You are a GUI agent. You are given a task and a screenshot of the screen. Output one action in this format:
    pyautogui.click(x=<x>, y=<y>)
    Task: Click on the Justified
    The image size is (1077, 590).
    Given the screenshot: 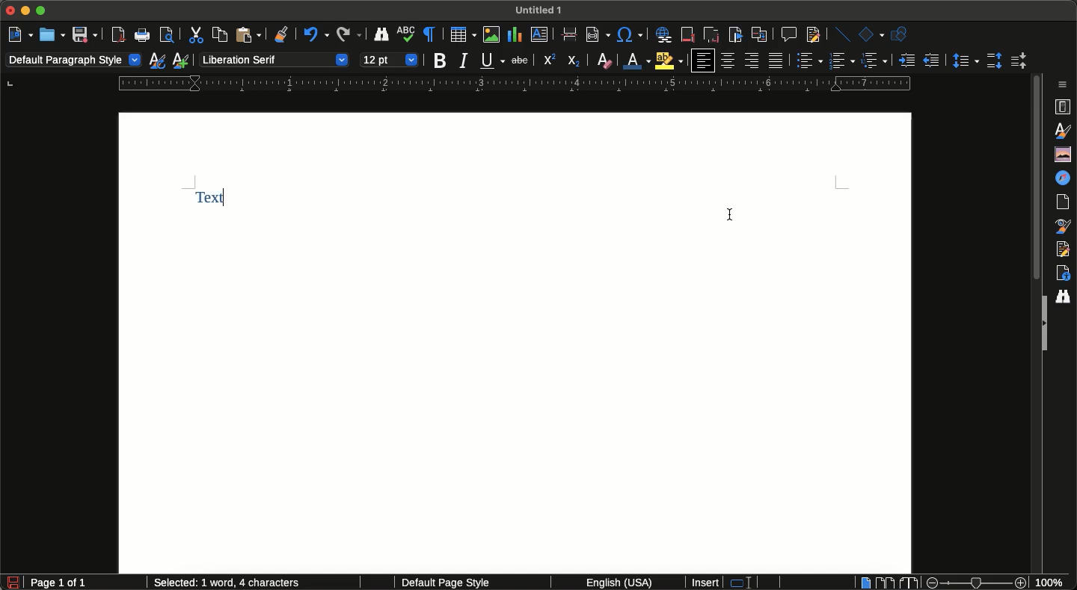 What is the action you would take?
    pyautogui.click(x=777, y=60)
    